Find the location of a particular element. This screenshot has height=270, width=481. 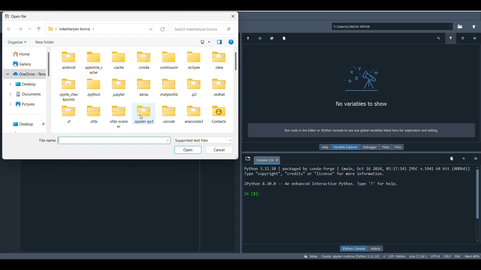

Change to parent directory is located at coordinates (475, 27).